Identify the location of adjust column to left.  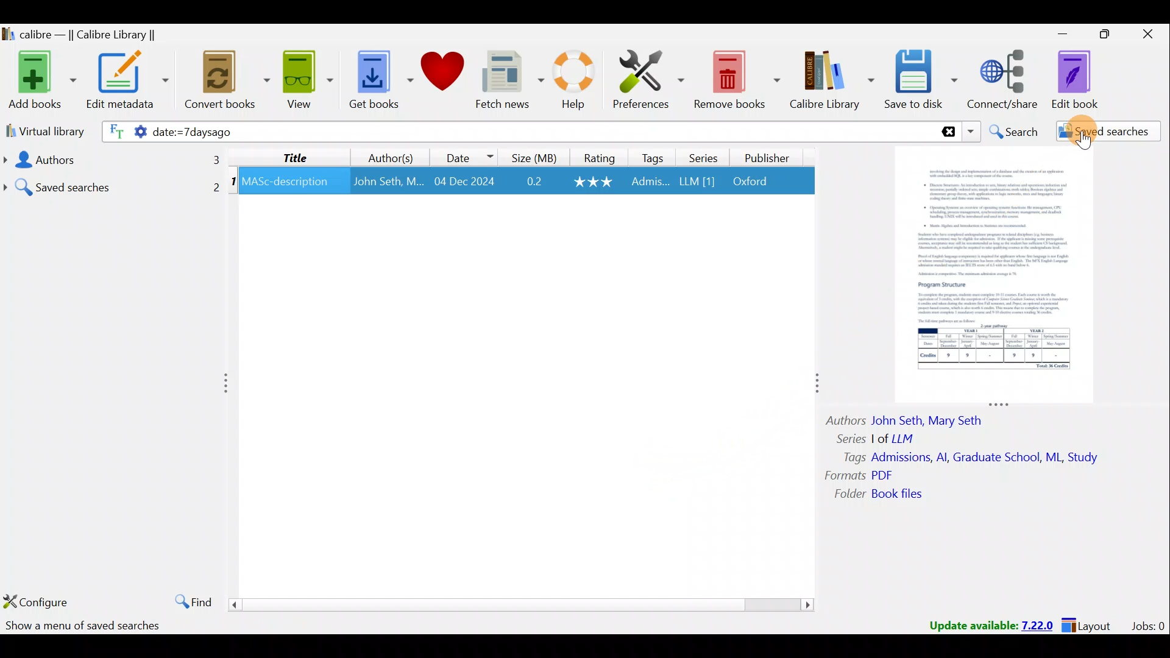
(227, 386).